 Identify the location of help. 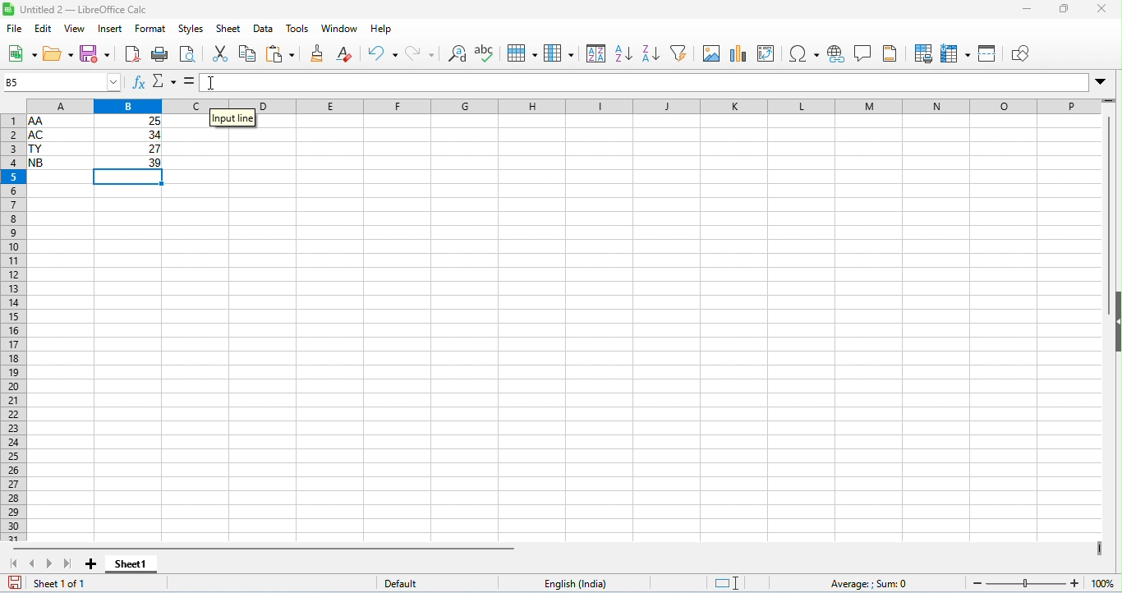
(381, 30).